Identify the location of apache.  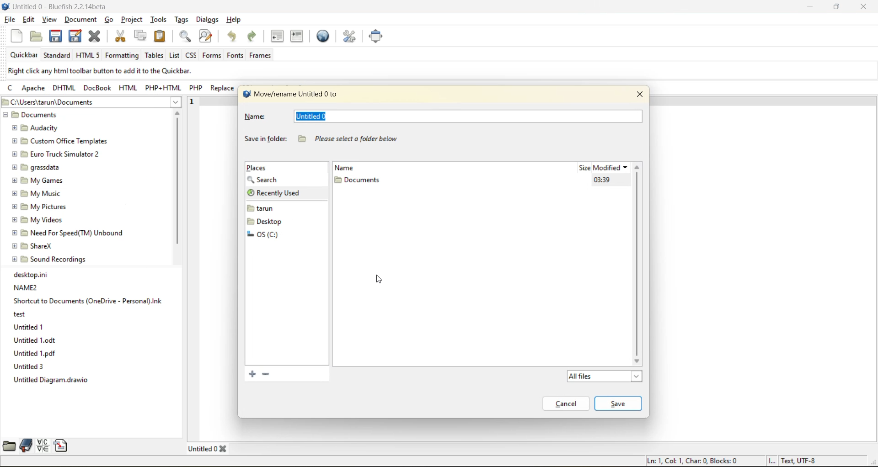
(36, 89).